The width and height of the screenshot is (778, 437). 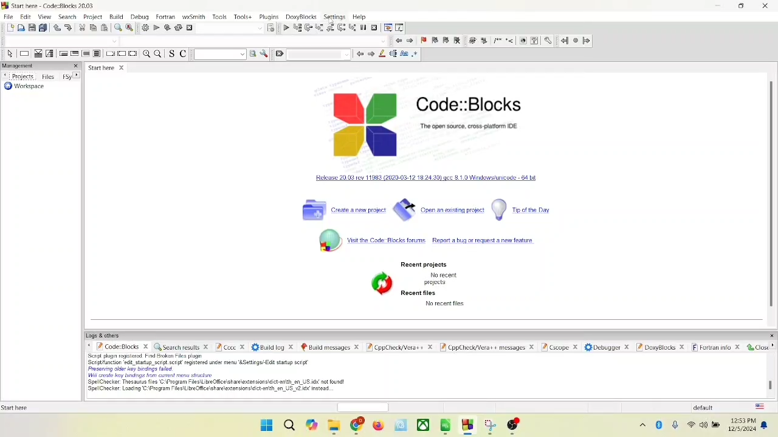 I want to click on clear bookmark, so click(x=456, y=39).